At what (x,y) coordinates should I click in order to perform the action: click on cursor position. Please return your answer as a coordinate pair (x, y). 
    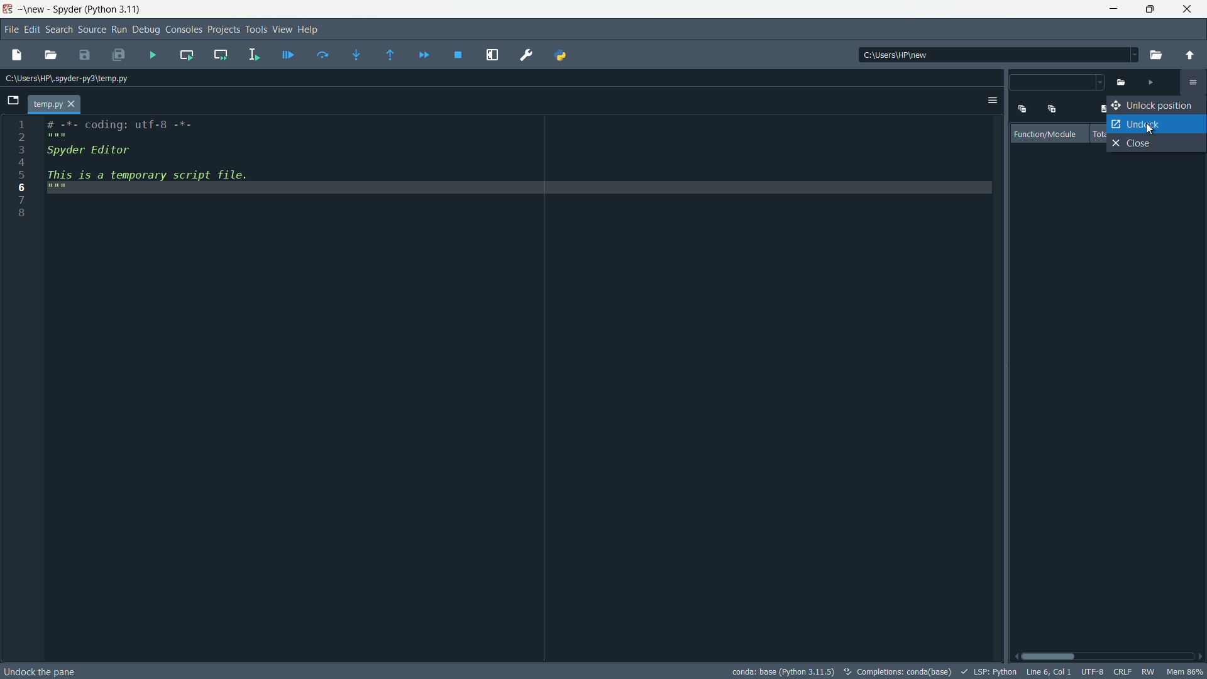
    Looking at the image, I should click on (1047, 672).